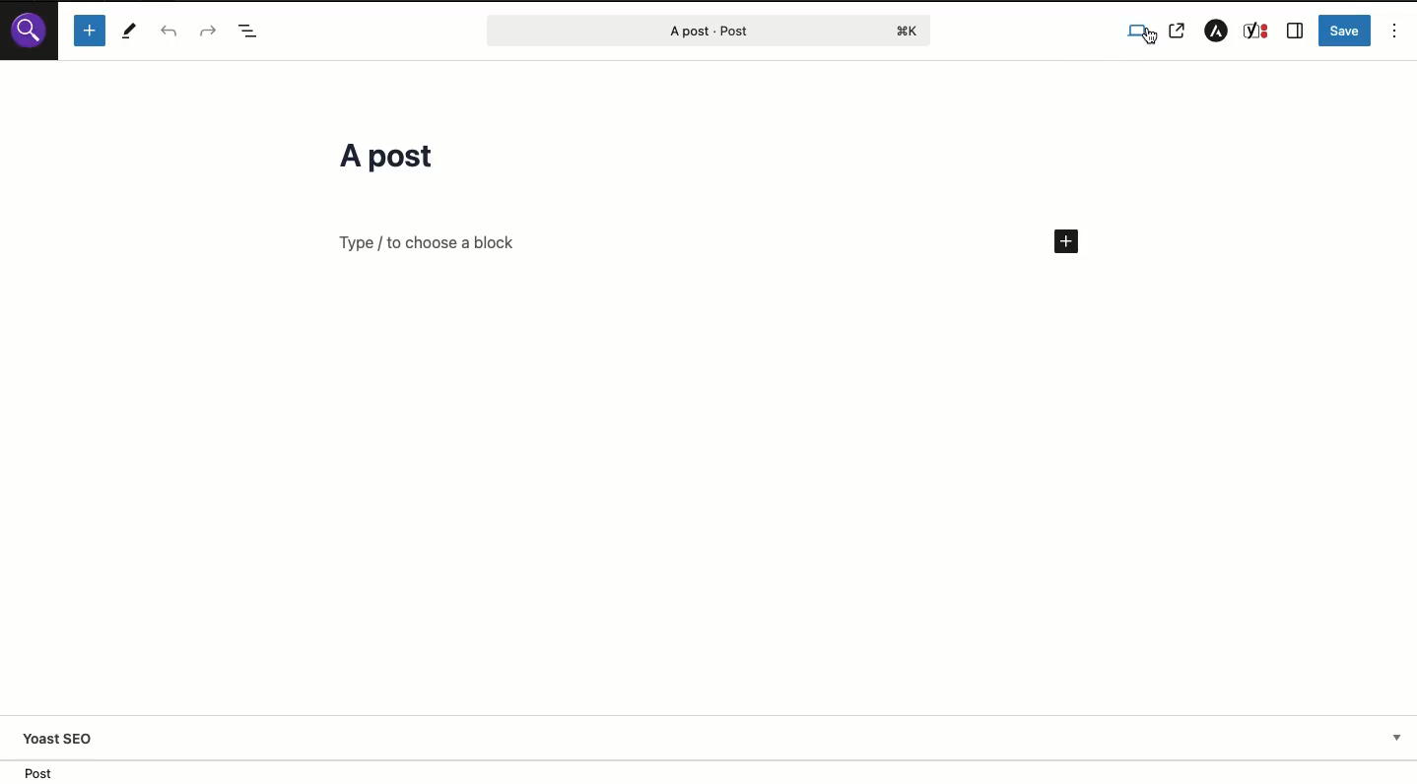 The height and width of the screenshot is (784, 1417). I want to click on Text, so click(421, 254).